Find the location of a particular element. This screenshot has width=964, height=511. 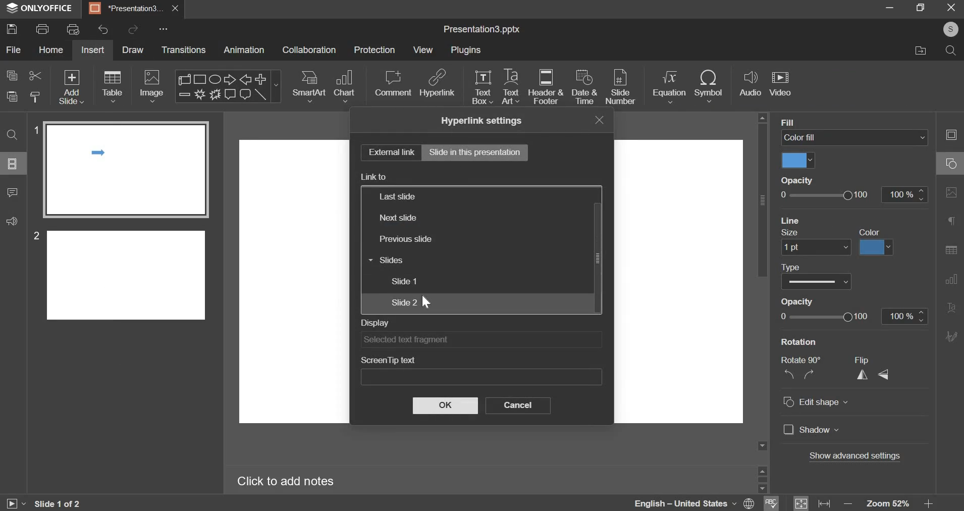

paste is located at coordinates (12, 96).